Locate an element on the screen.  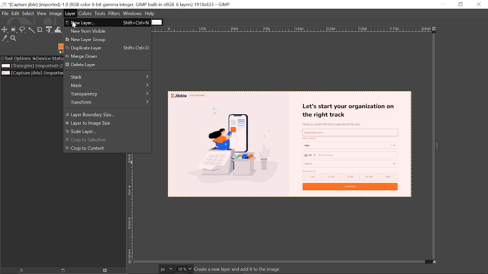
Horizontal label is located at coordinates (291, 30).